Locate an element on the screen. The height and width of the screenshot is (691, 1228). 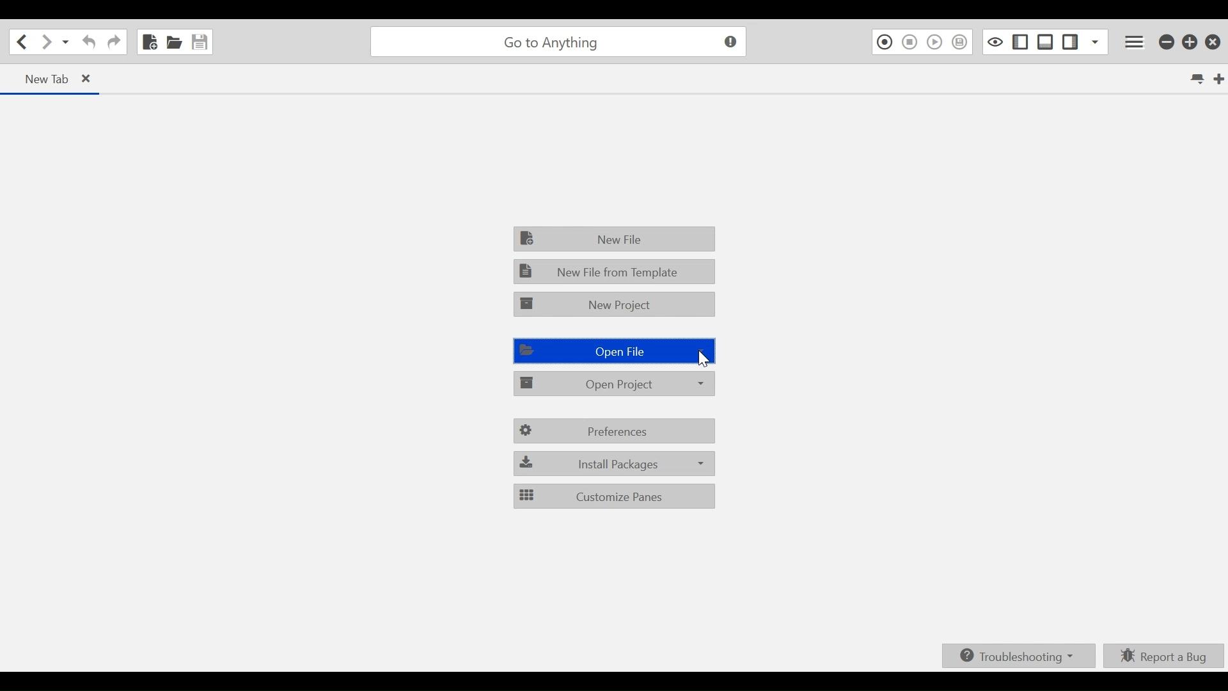
minimize is located at coordinates (1167, 43).